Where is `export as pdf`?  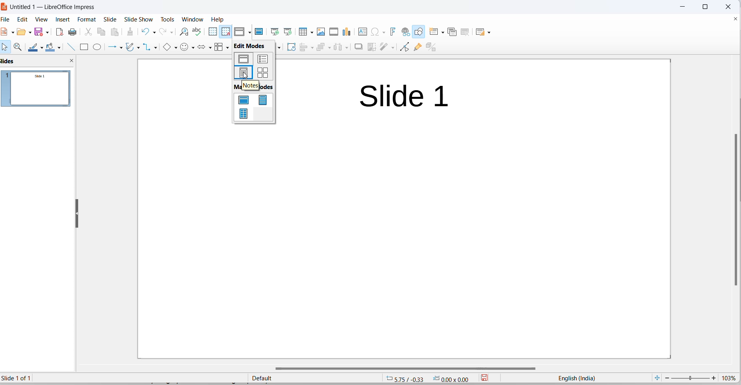
export as pdf is located at coordinates (59, 33).